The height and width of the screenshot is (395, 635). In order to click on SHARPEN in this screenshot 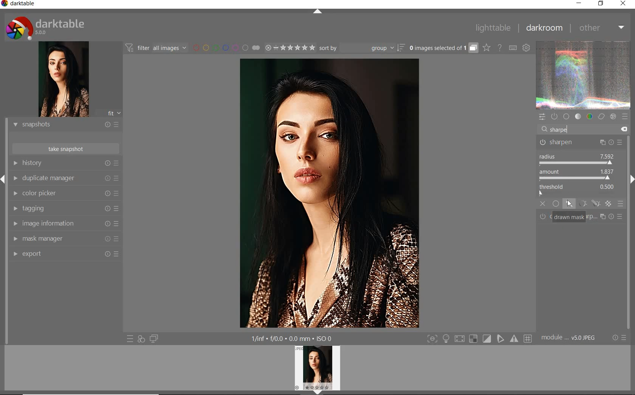, I will do `click(581, 142)`.